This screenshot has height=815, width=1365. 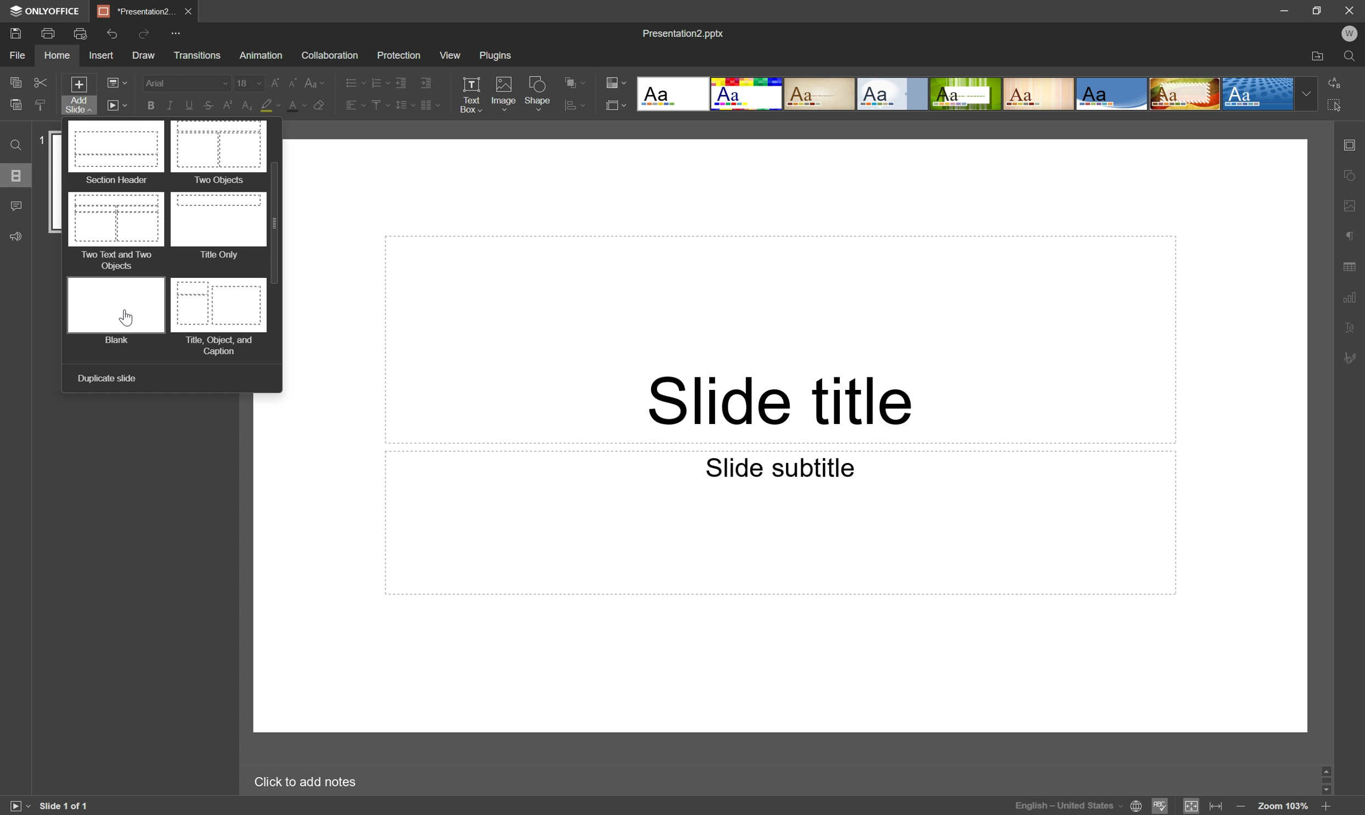 I want to click on Slides, so click(x=17, y=177).